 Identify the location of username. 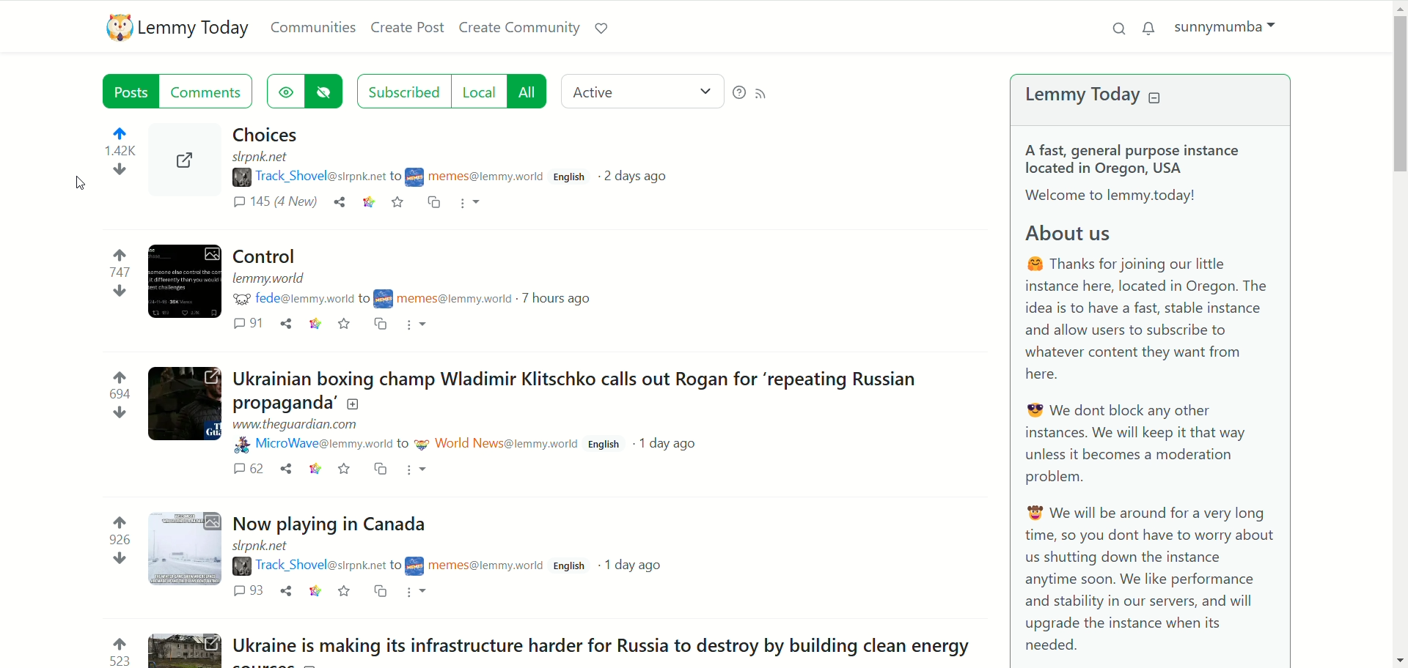
(457, 297).